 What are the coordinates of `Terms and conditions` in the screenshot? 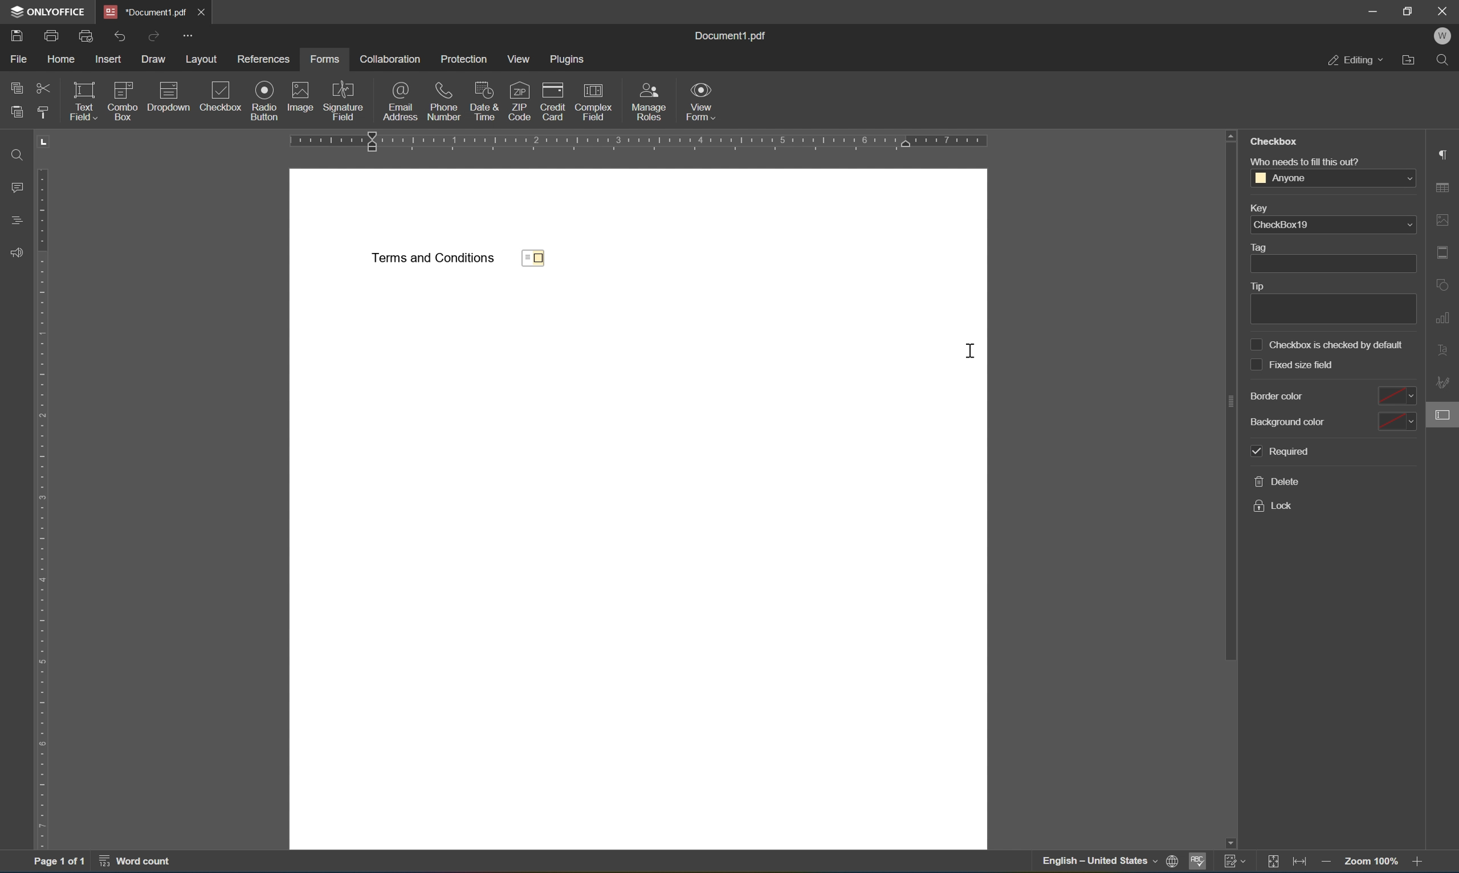 It's located at (433, 258).